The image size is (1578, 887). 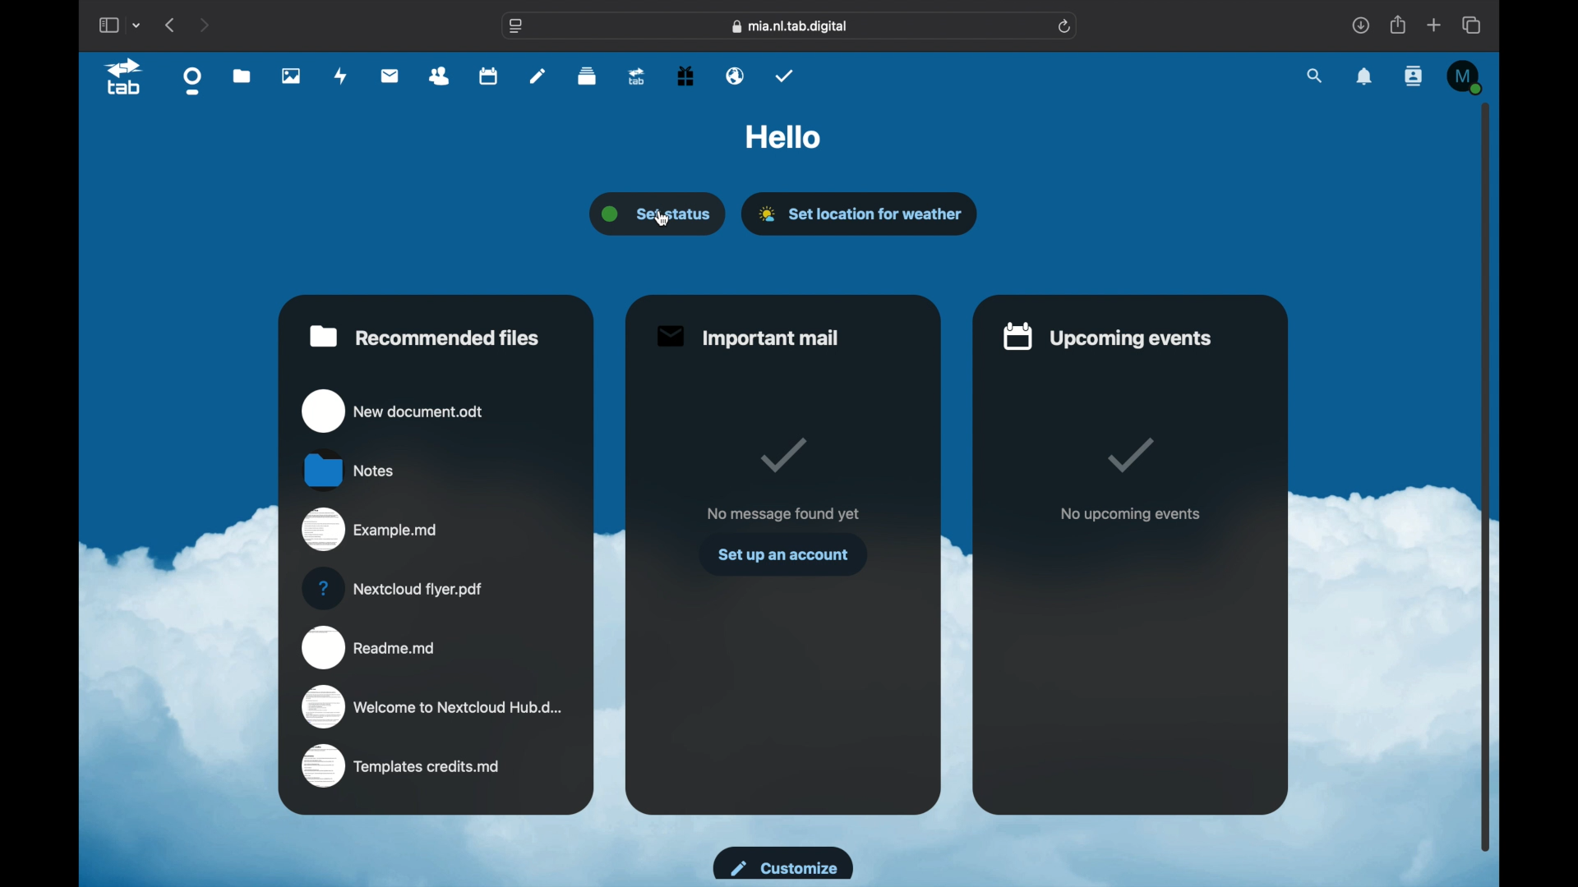 I want to click on tab, so click(x=125, y=79).